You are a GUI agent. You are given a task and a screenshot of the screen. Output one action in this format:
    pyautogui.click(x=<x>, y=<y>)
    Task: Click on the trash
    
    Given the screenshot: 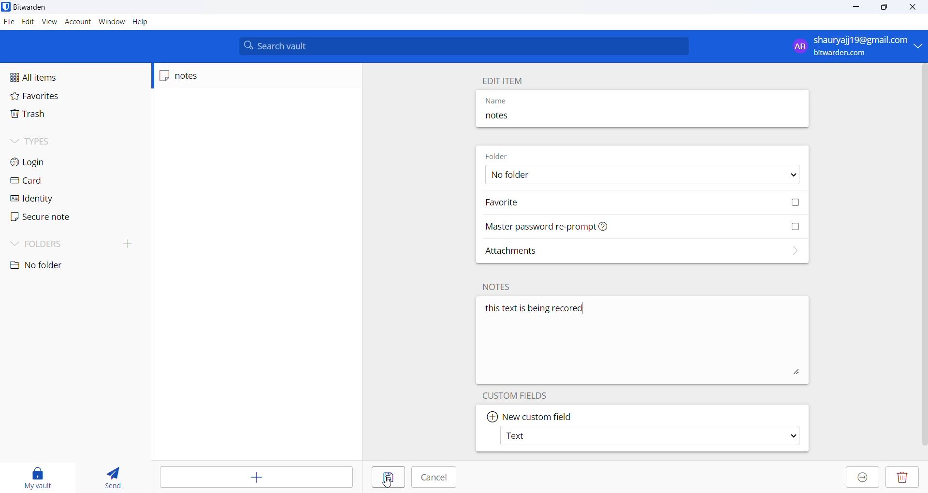 What is the action you would take?
    pyautogui.click(x=43, y=115)
    